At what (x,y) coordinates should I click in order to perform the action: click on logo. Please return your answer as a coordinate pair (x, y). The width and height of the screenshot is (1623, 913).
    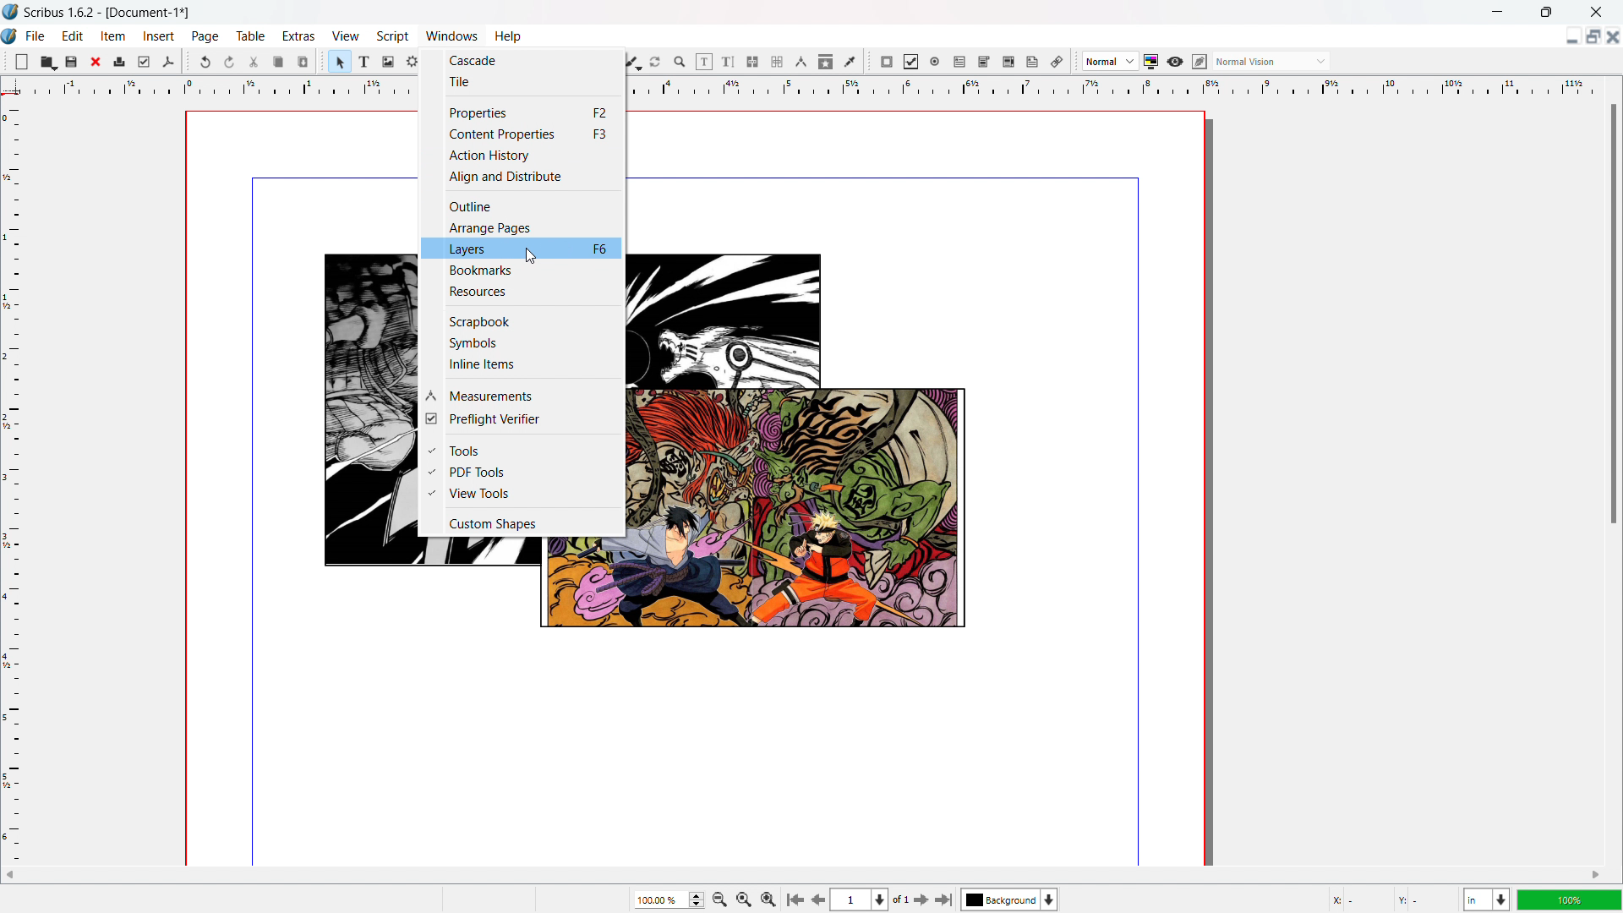
    Looking at the image, I should click on (10, 12).